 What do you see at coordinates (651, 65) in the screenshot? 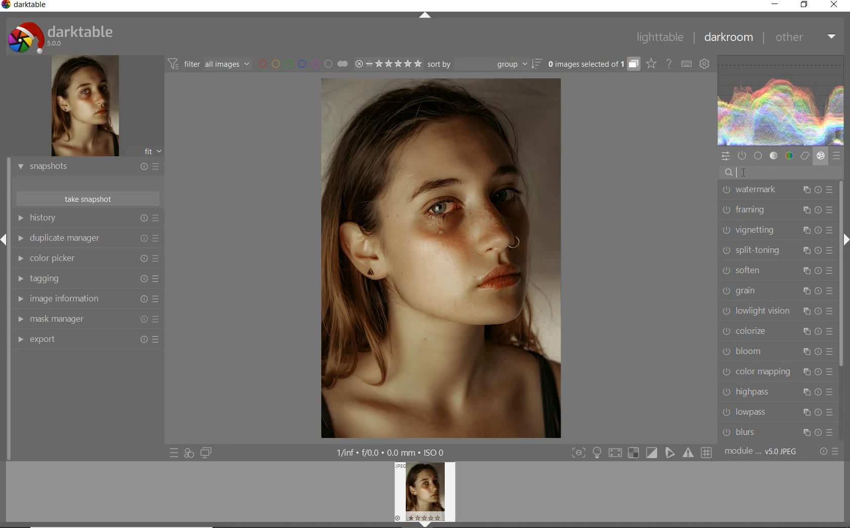
I see `change overlays shown on thumbnails` at bounding box center [651, 65].